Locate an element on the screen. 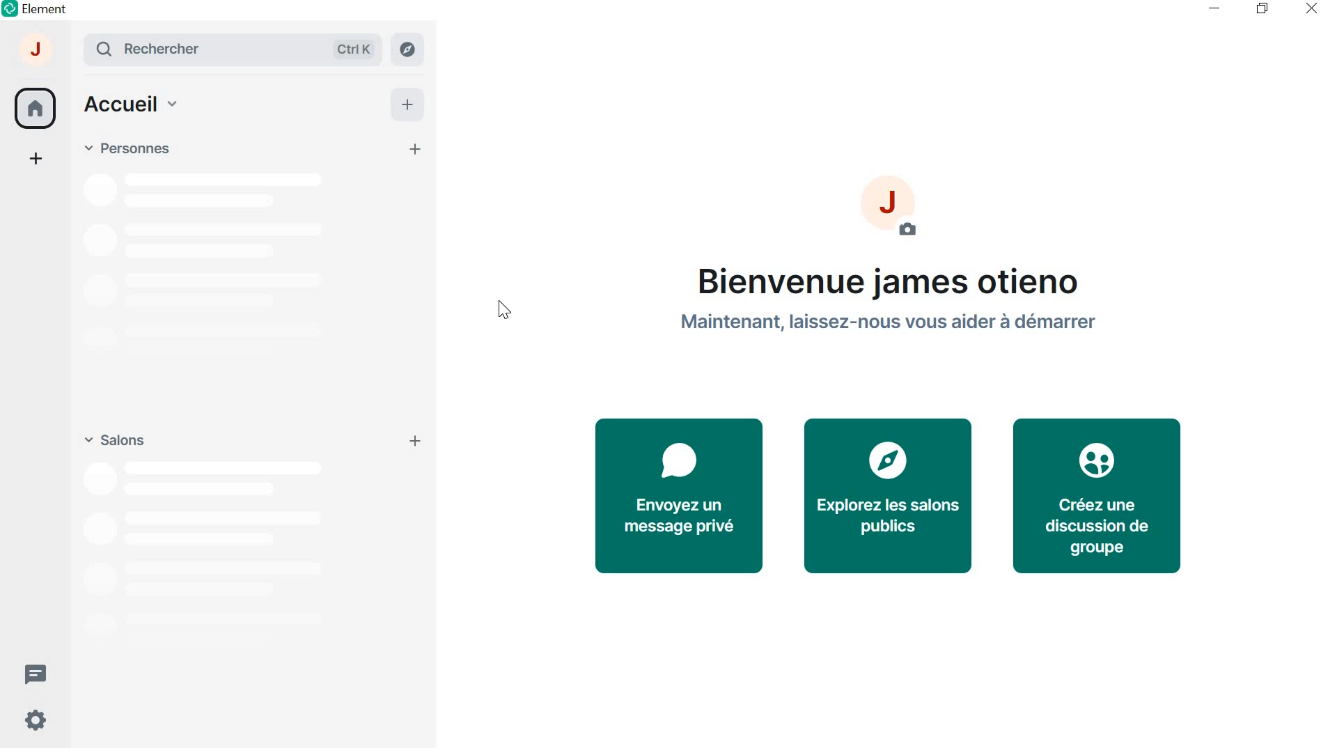 The height and width of the screenshot is (748, 1337). ACCOUNT is located at coordinates (37, 53).